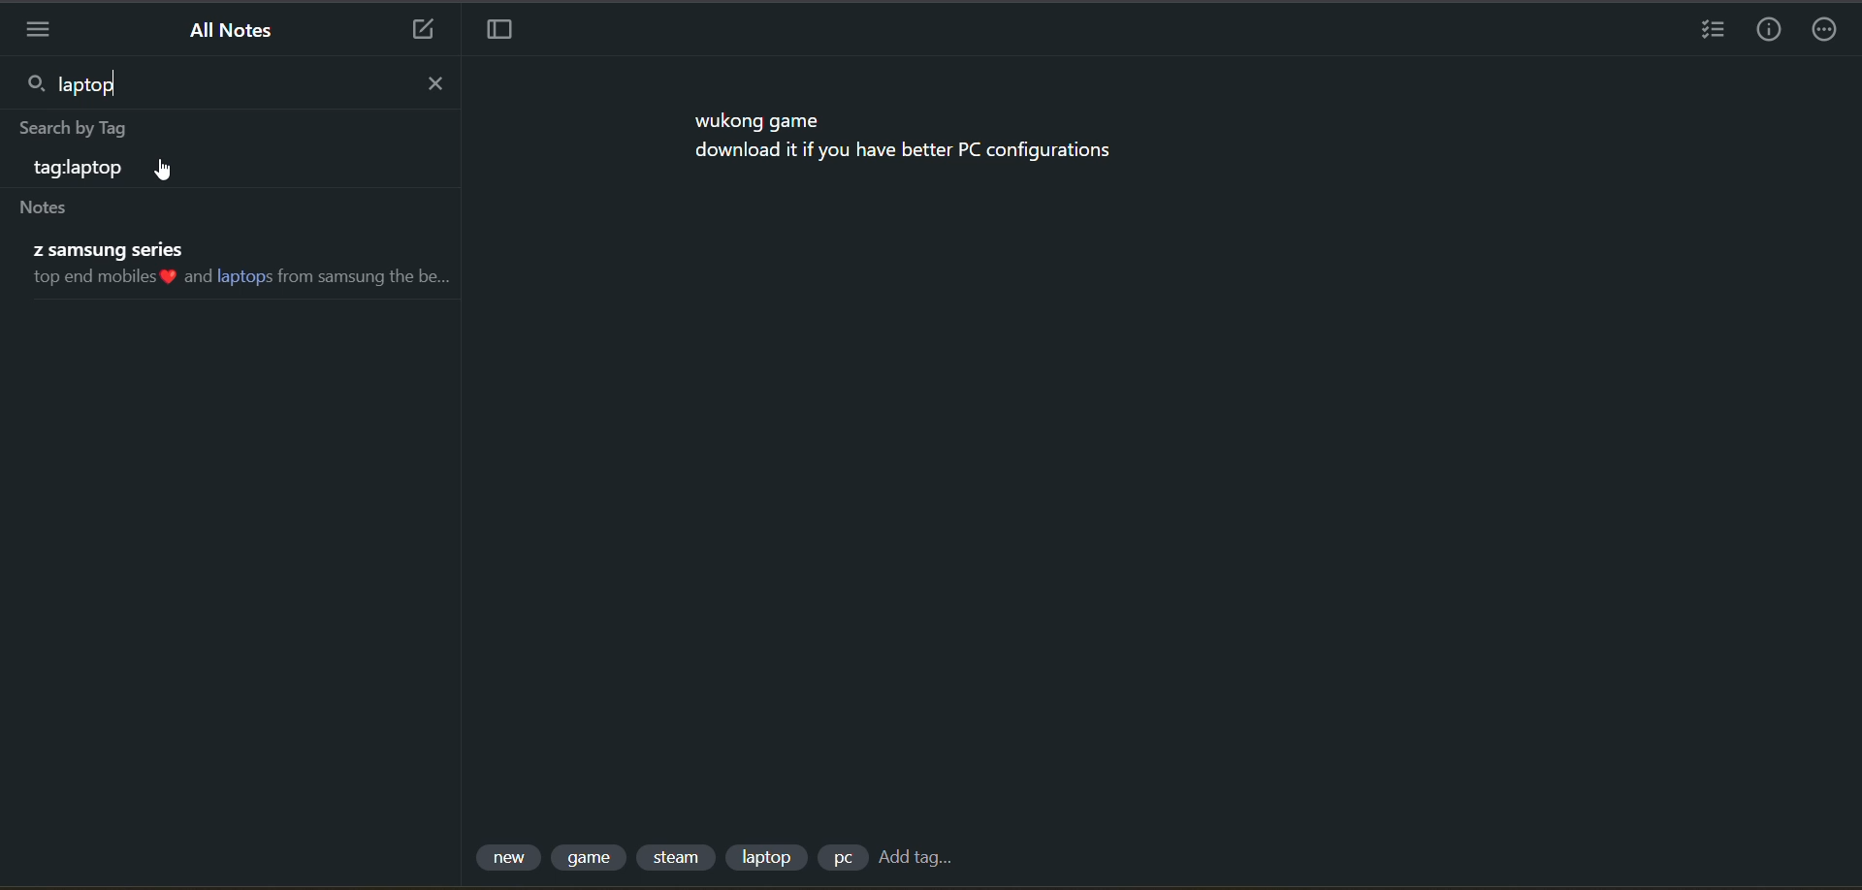 Image resolution: width=1862 pixels, height=890 pixels. What do you see at coordinates (506, 856) in the screenshot?
I see `tag 1` at bounding box center [506, 856].